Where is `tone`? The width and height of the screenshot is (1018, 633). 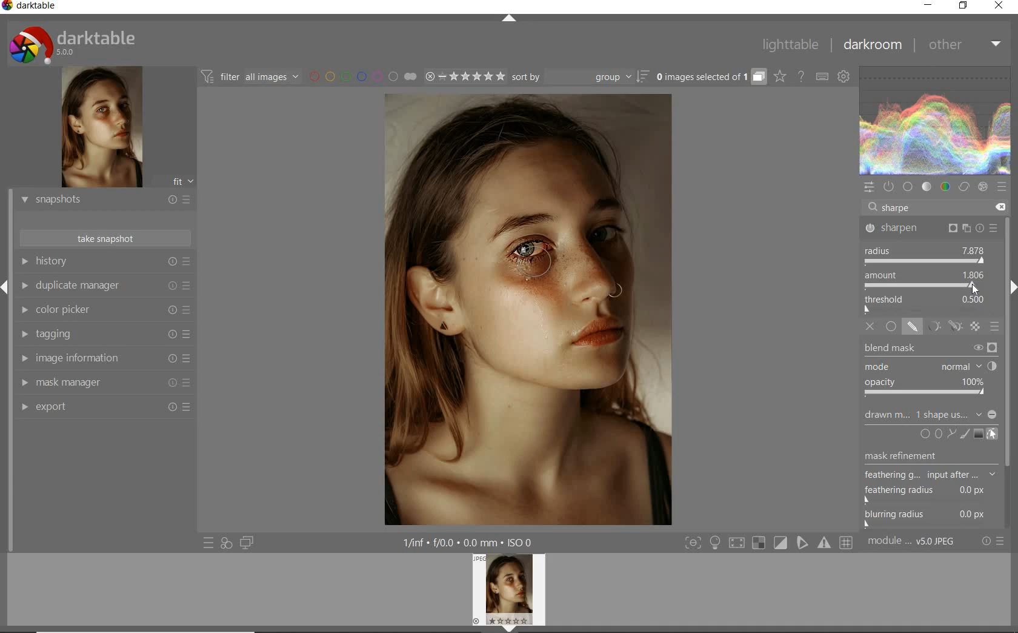
tone is located at coordinates (927, 187).